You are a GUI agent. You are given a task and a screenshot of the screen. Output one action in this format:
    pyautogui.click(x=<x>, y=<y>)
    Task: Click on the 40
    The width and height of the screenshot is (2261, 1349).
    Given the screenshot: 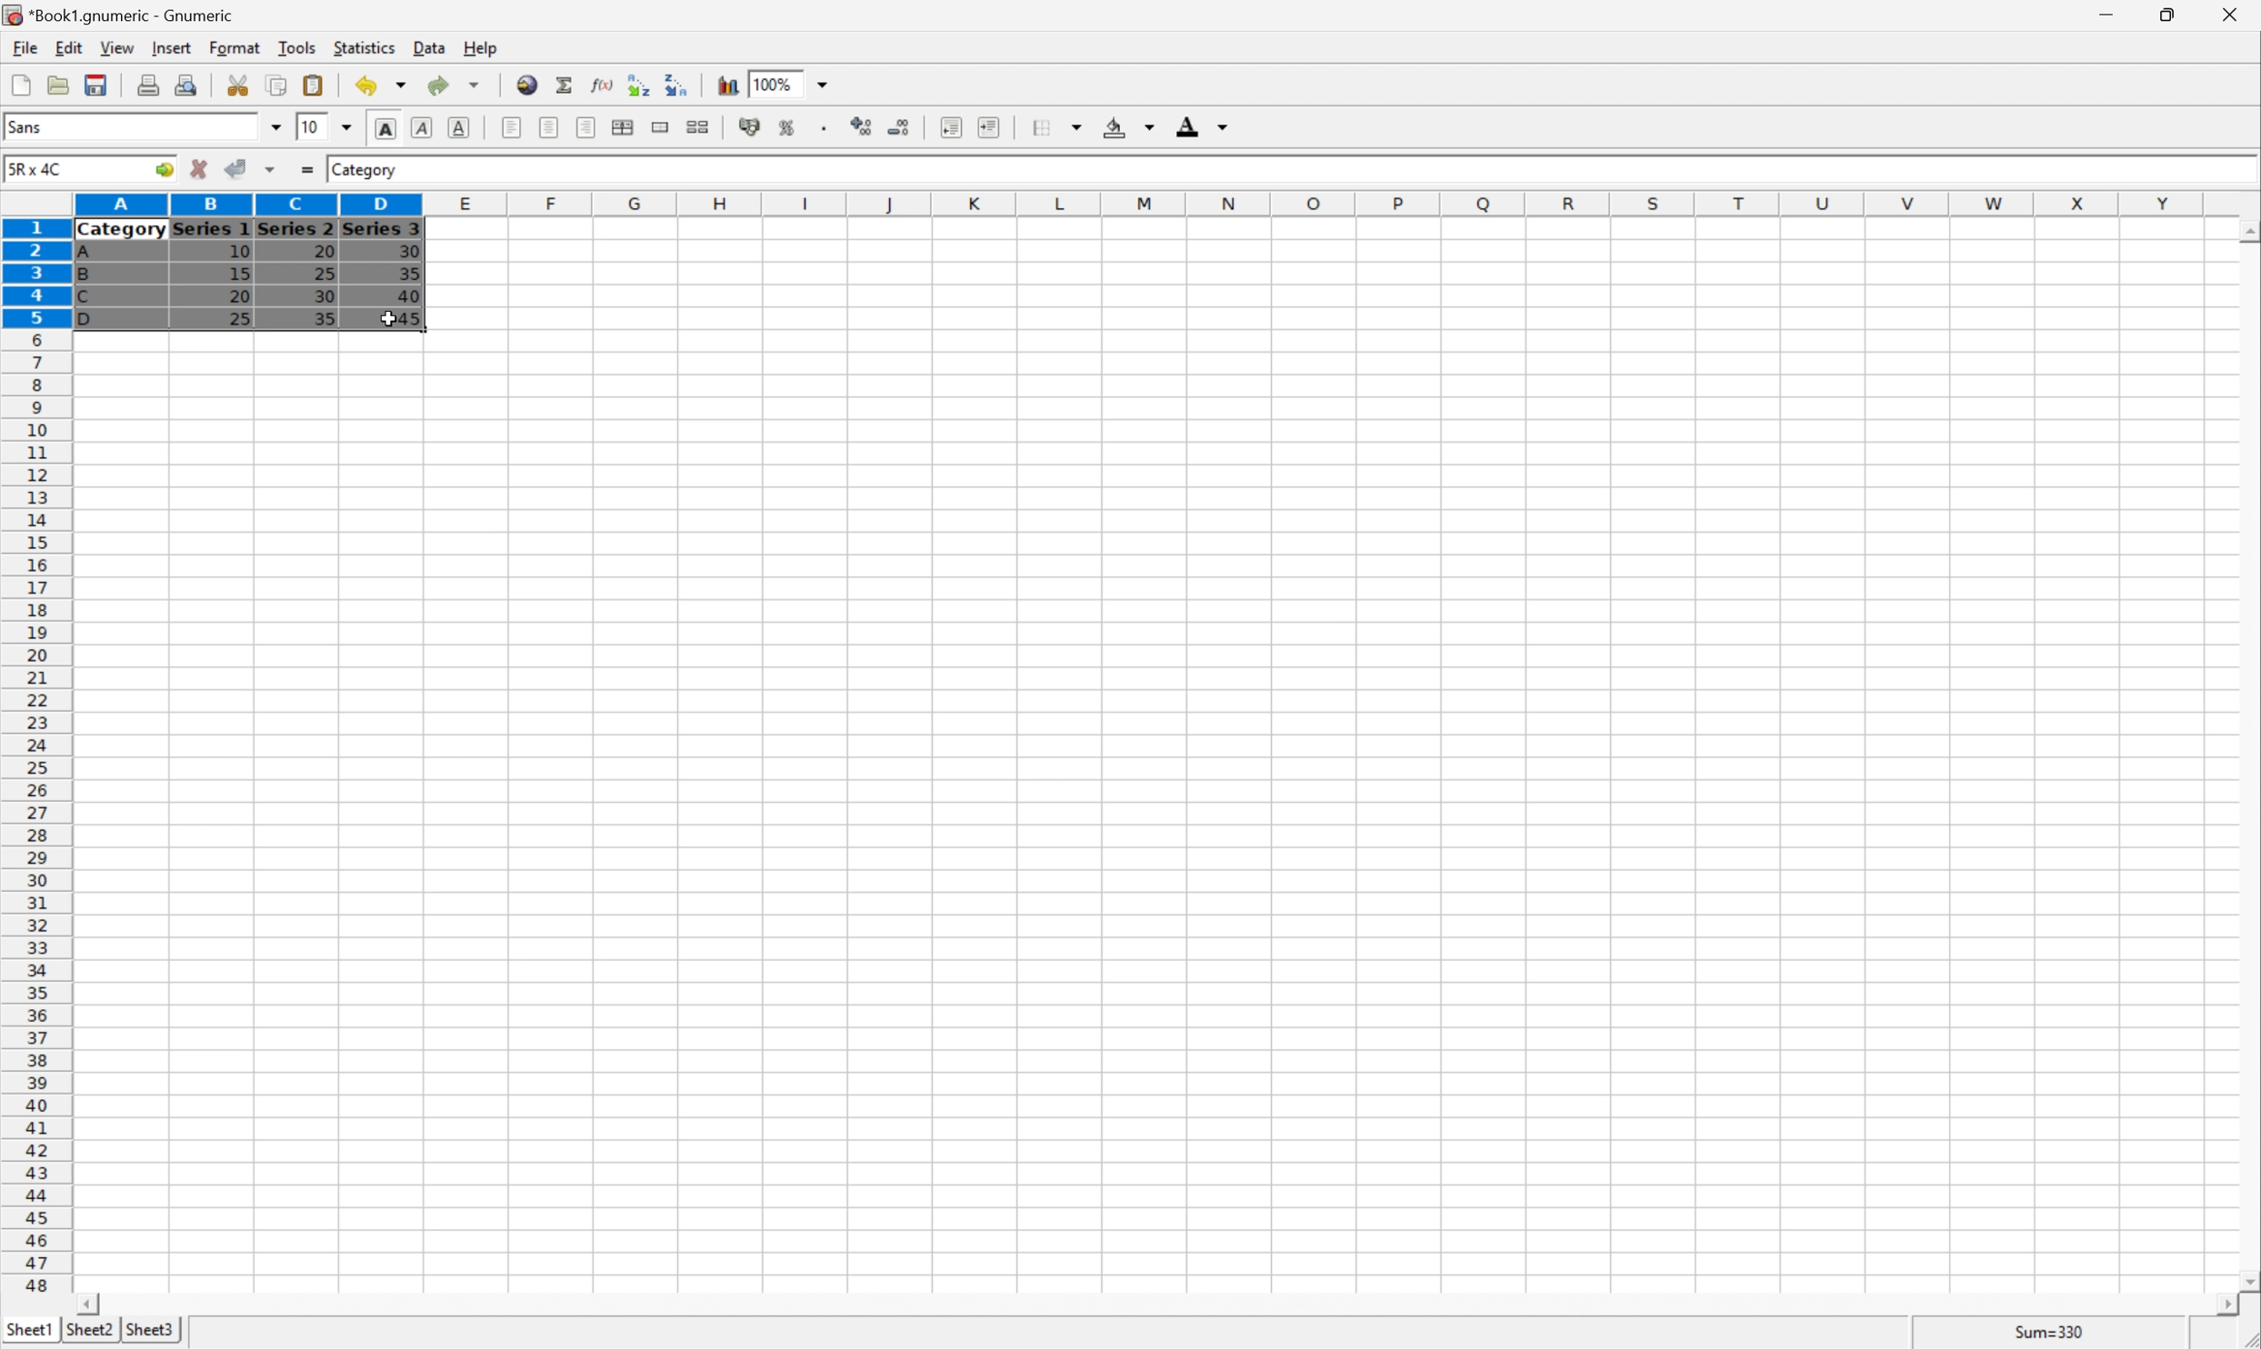 What is the action you would take?
    pyautogui.click(x=410, y=293)
    